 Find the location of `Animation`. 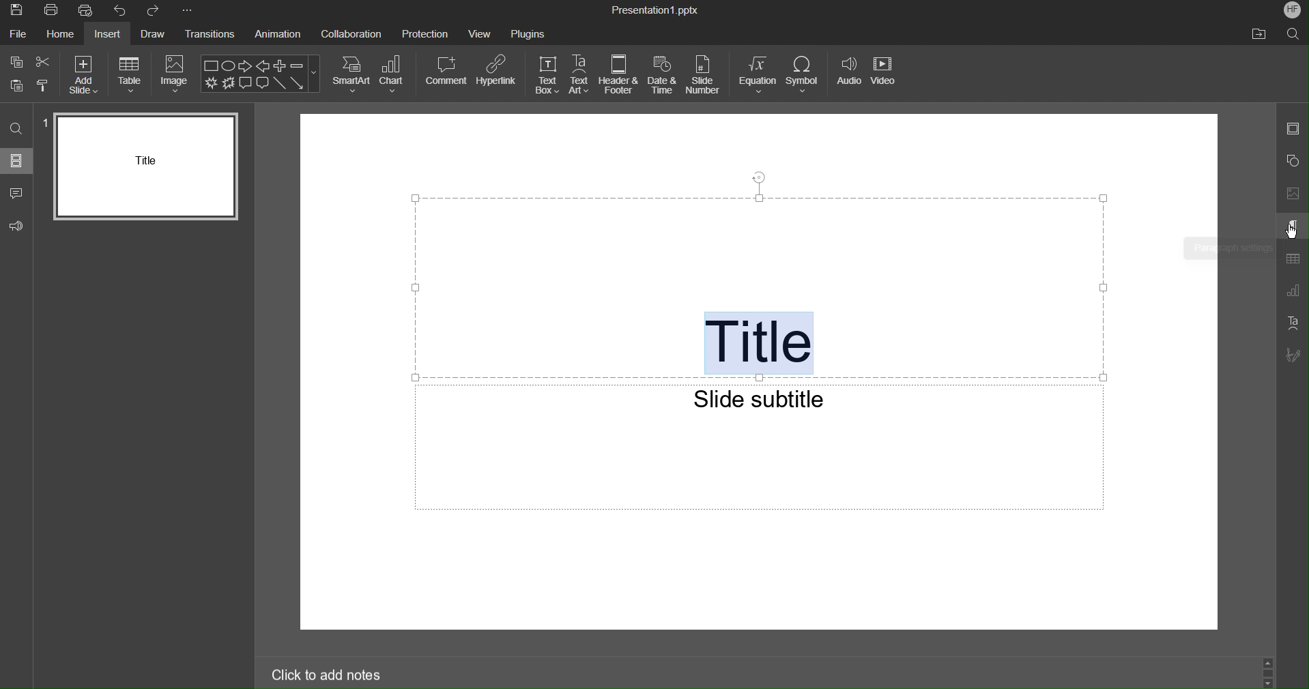

Animation is located at coordinates (277, 35).